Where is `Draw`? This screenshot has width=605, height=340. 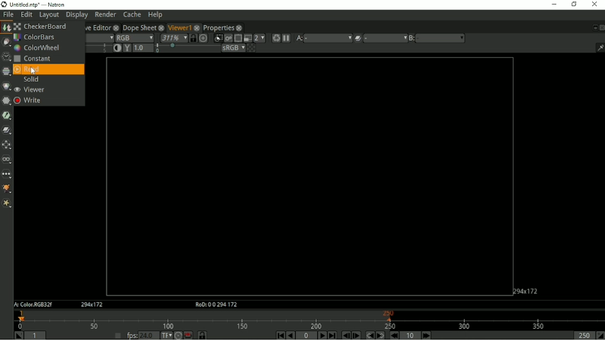 Draw is located at coordinates (6, 42).